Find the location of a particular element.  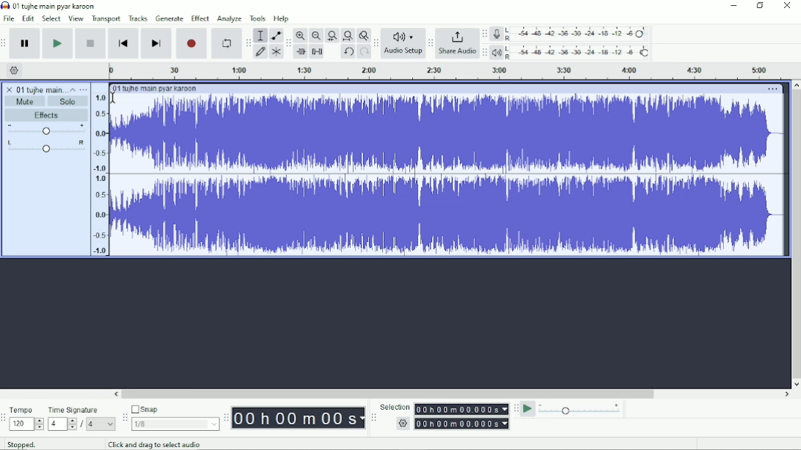

Share Audio is located at coordinates (457, 43).